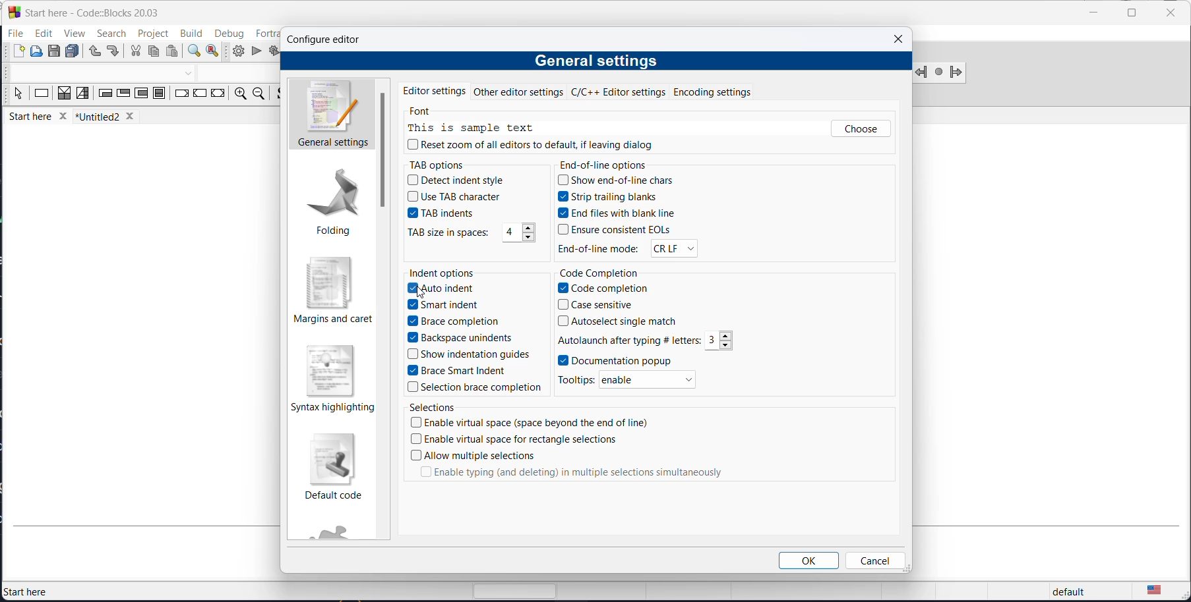  Describe the element at coordinates (90, 11) in the screenshot. I see `start here window` at that location.